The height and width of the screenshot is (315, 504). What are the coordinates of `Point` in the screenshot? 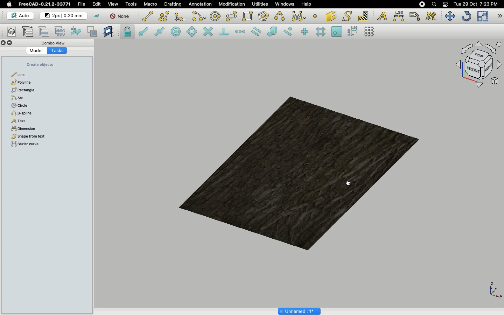 It's located at (316, 16).